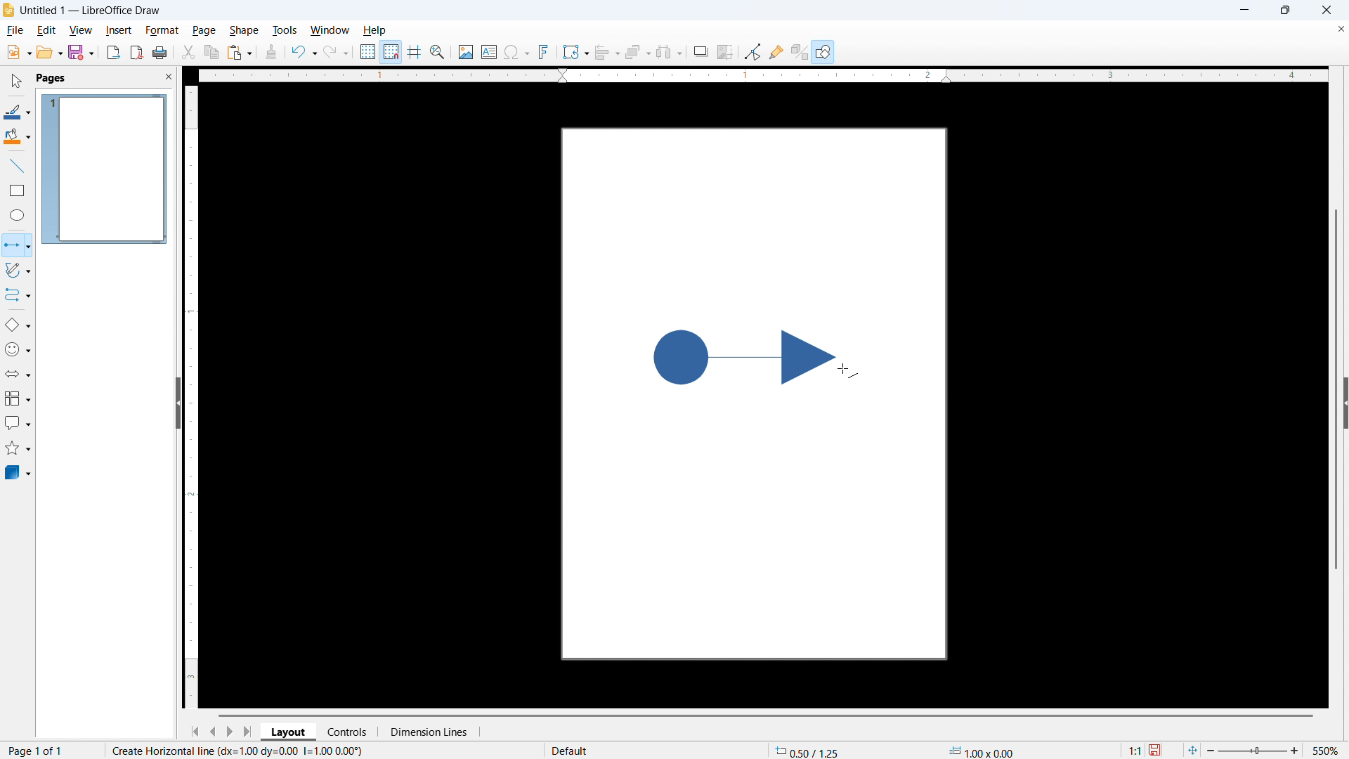 The width and height of the screenshot is (1349, 759). I want to click on 3d objects, so click(19, 473).